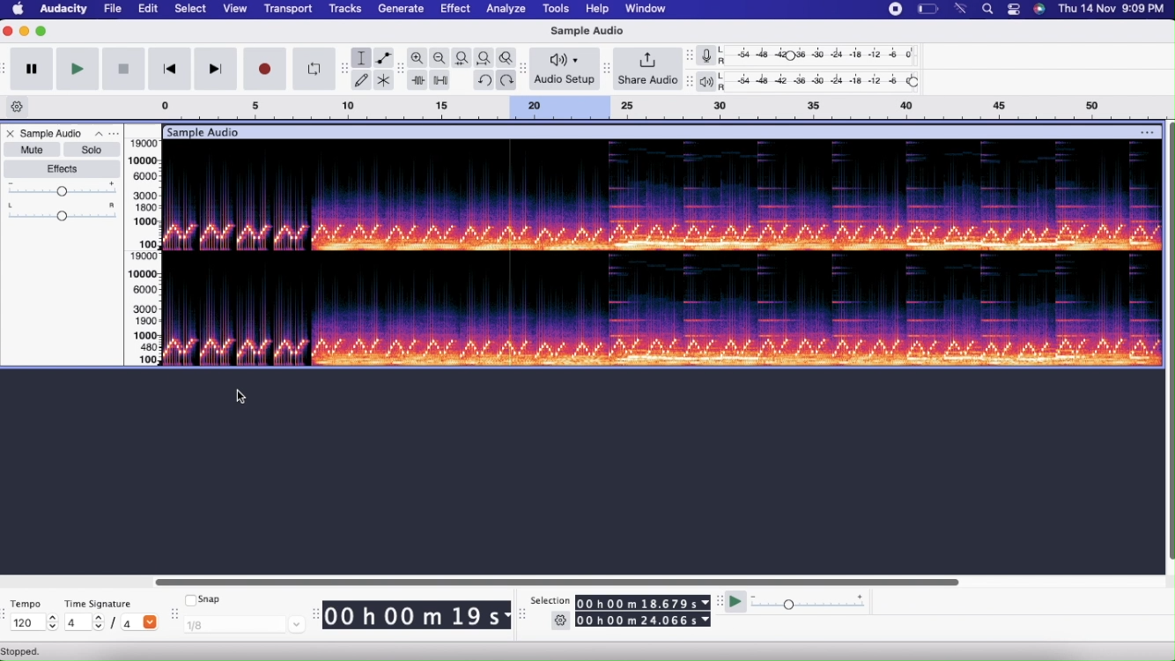  Describe the element at coordinates (828, 56) in the screenshot. I see `Recording level` at that location.